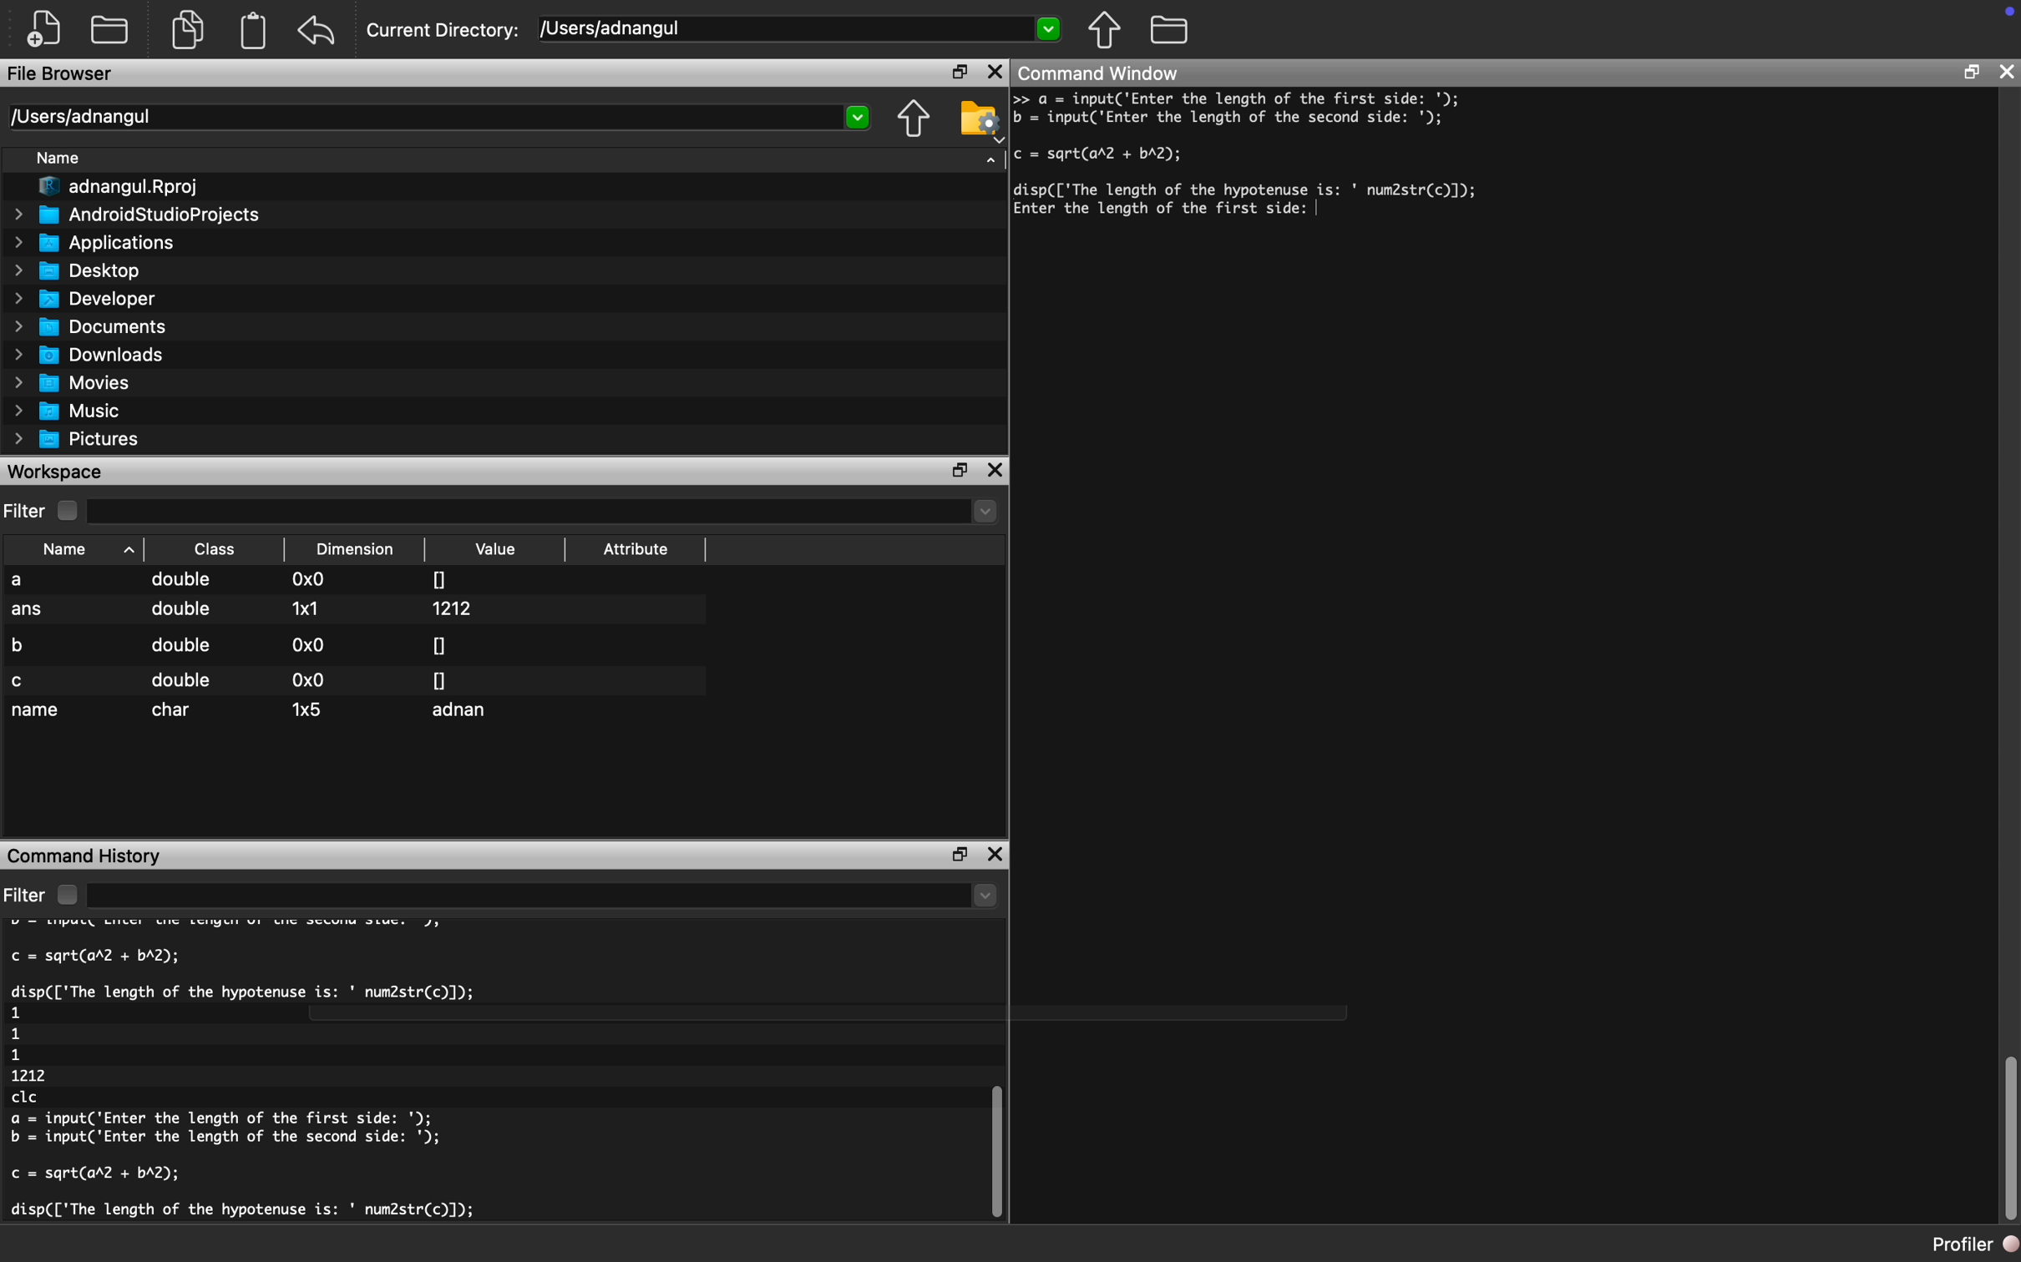 This screenshot has height=1262, width=2021. What do you see at coordinates (953, 73) in the screenshot?
I see `restore down` at bounding box center [953, 73].